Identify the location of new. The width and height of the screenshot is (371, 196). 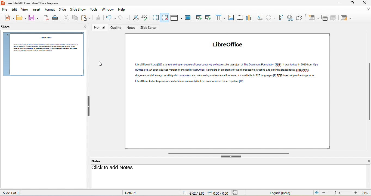
(10, 18).